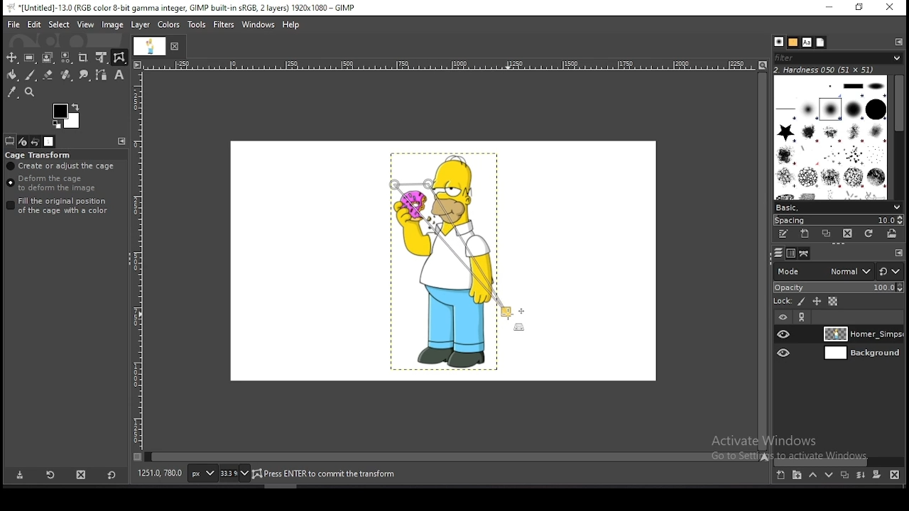 This screenshot has width=909, height=511. Describe the element at coordinates (51, 476) in the screenshot. I see `restore tool preset` at that location.